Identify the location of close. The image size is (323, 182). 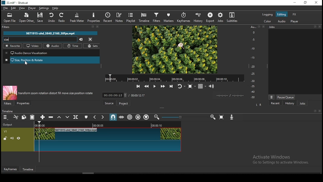
(320, 27).